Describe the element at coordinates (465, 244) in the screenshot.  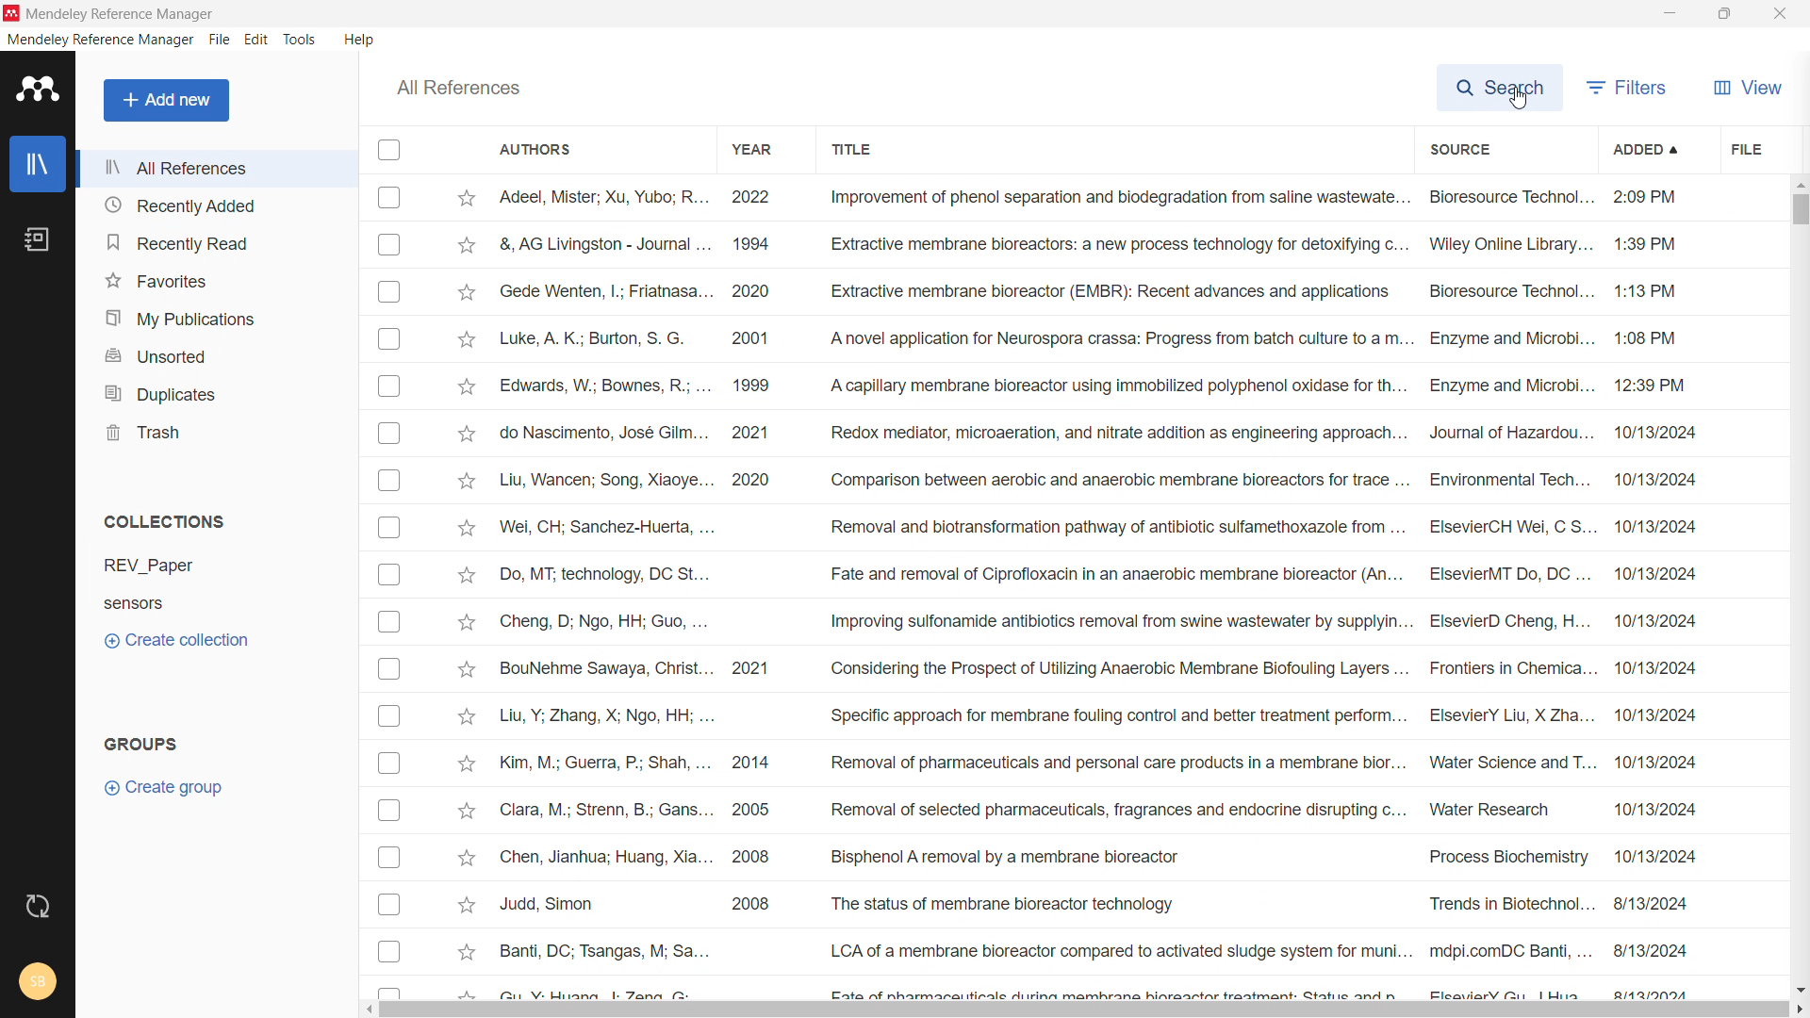
I see `Add to favorites` at that location.